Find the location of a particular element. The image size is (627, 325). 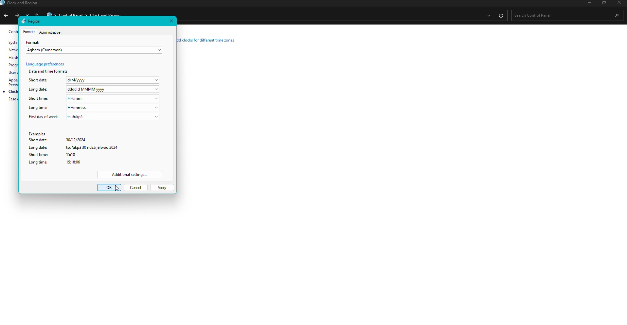

Close is located at coordinates (171, 21).